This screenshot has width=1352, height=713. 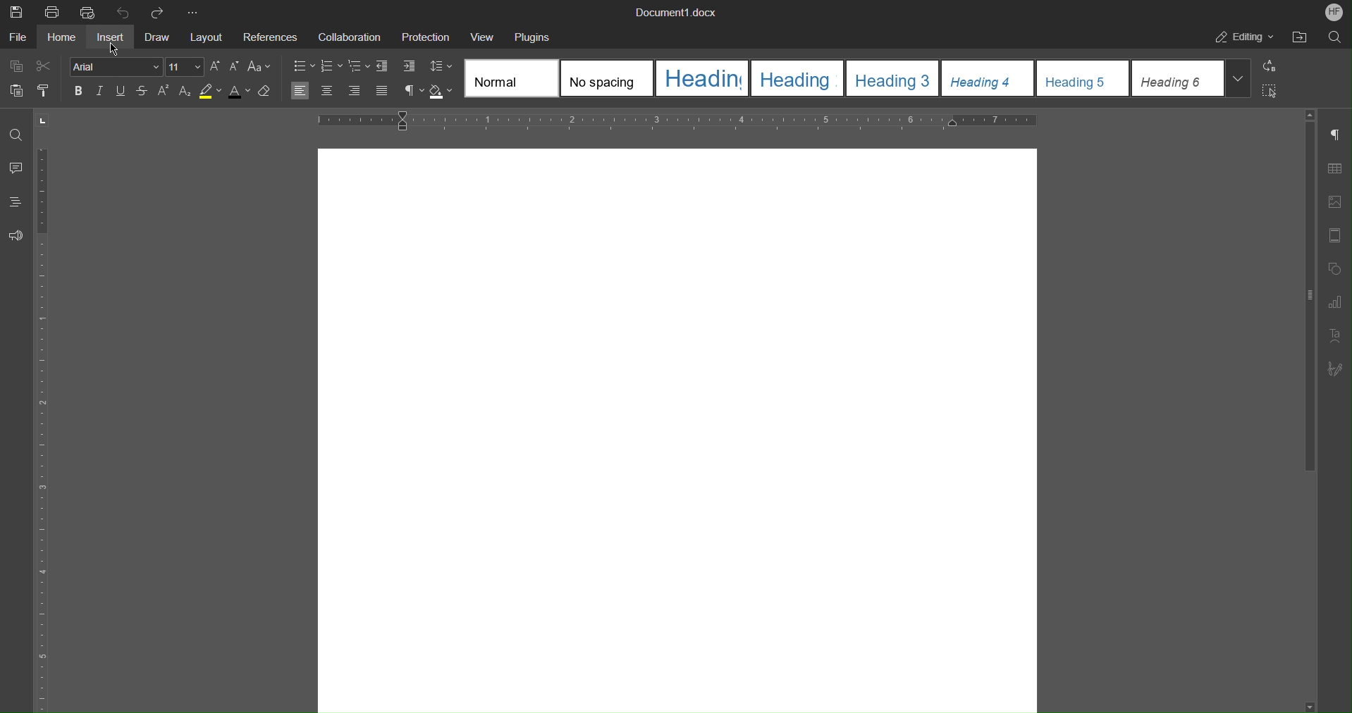 I want to click on No spacing, so click(x=609, y=80).